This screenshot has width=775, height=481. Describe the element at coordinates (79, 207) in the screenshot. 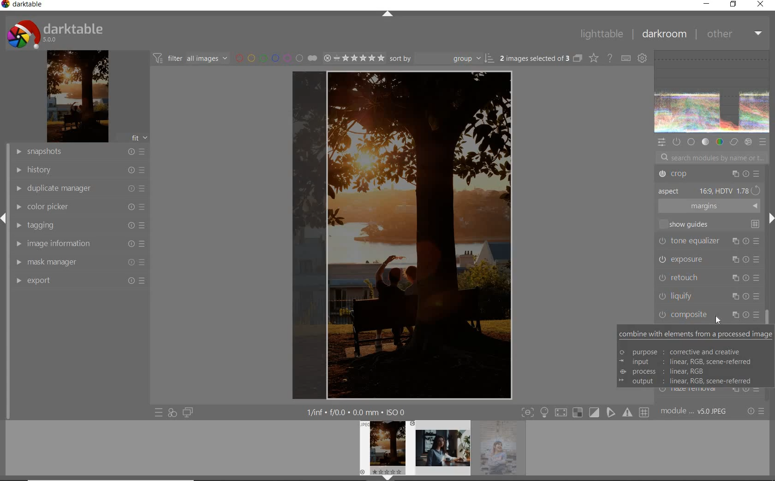

I see `color picker` at that location.